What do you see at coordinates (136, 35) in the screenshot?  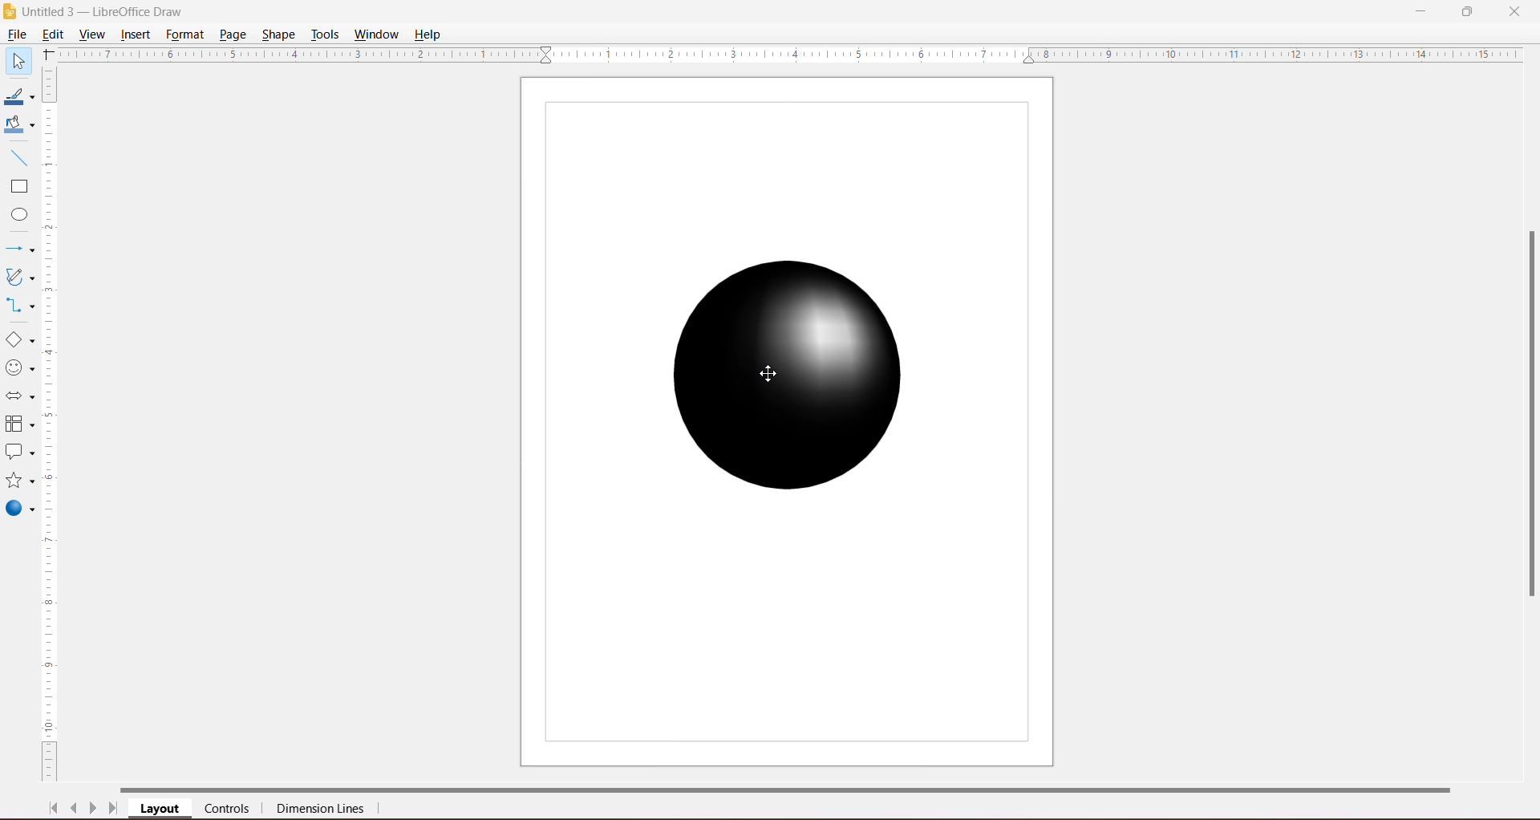 I see `Insert` at bounding box center [136, 35].